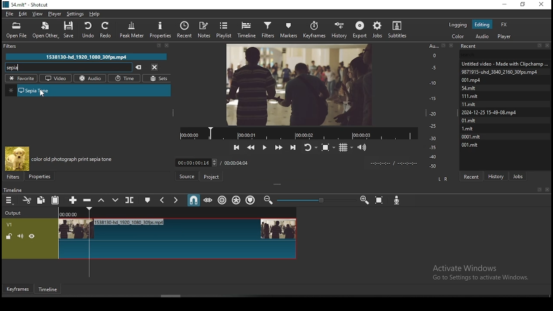 The image size is (553, 311). What do you see at coordinates (471, 136) in the screenshot?
I see `0001.mit` at bounding box center [471, 136].